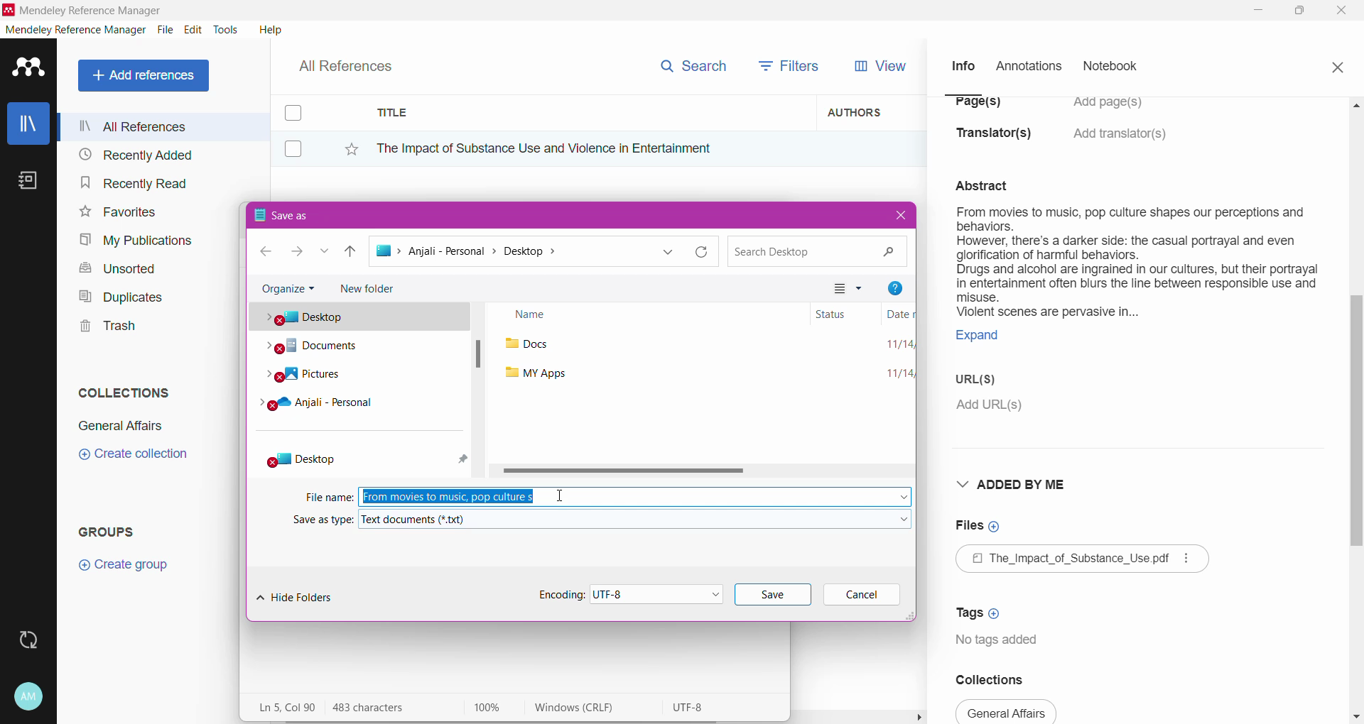 The height and width of the screenshot is (724, 1364). What do you see at coordinates (893, 315) in the screenshot?
I see `Date modified` at bounding box center [893, 315].